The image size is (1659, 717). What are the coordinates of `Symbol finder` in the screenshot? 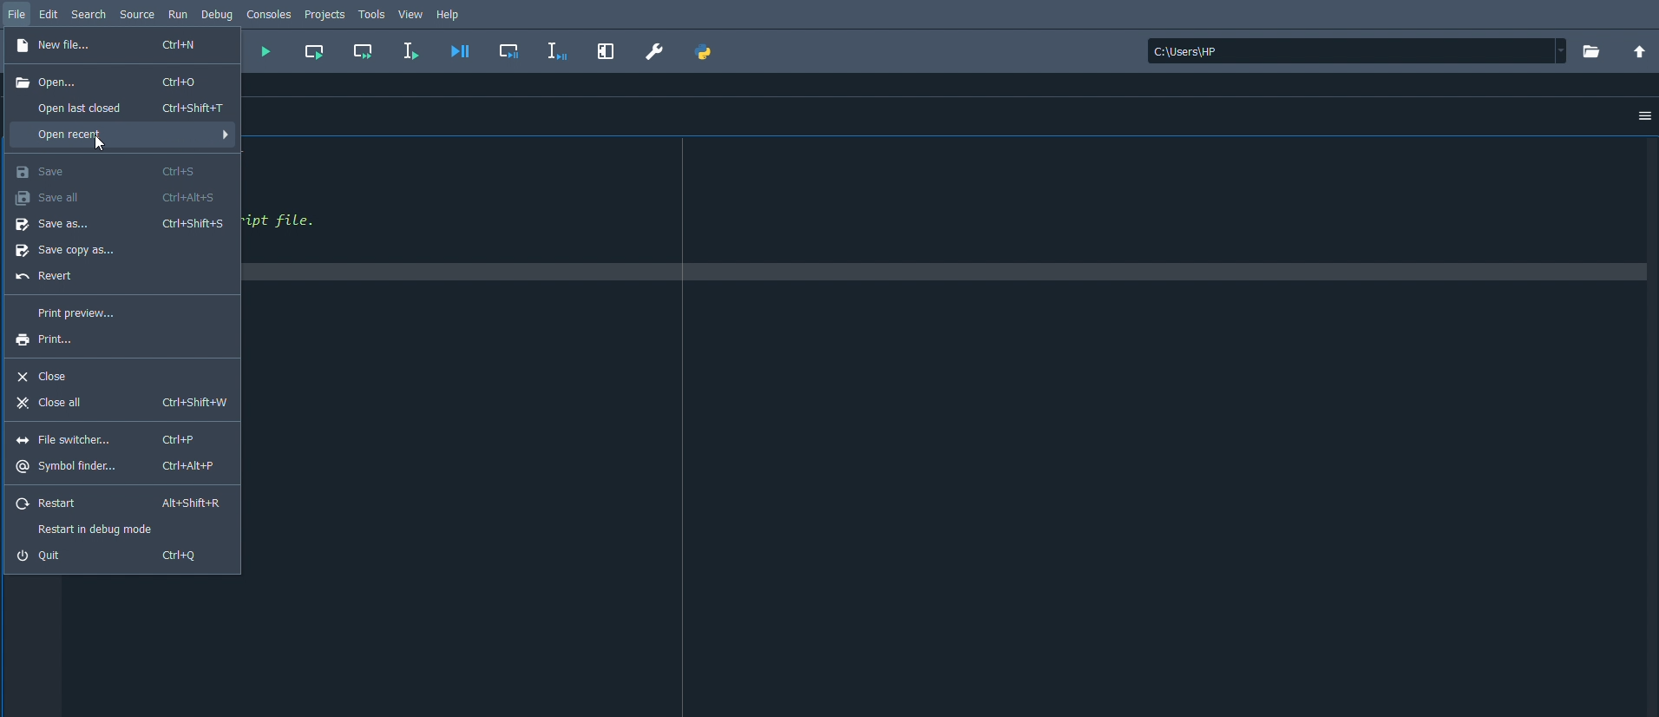 It's located at (118, 467).